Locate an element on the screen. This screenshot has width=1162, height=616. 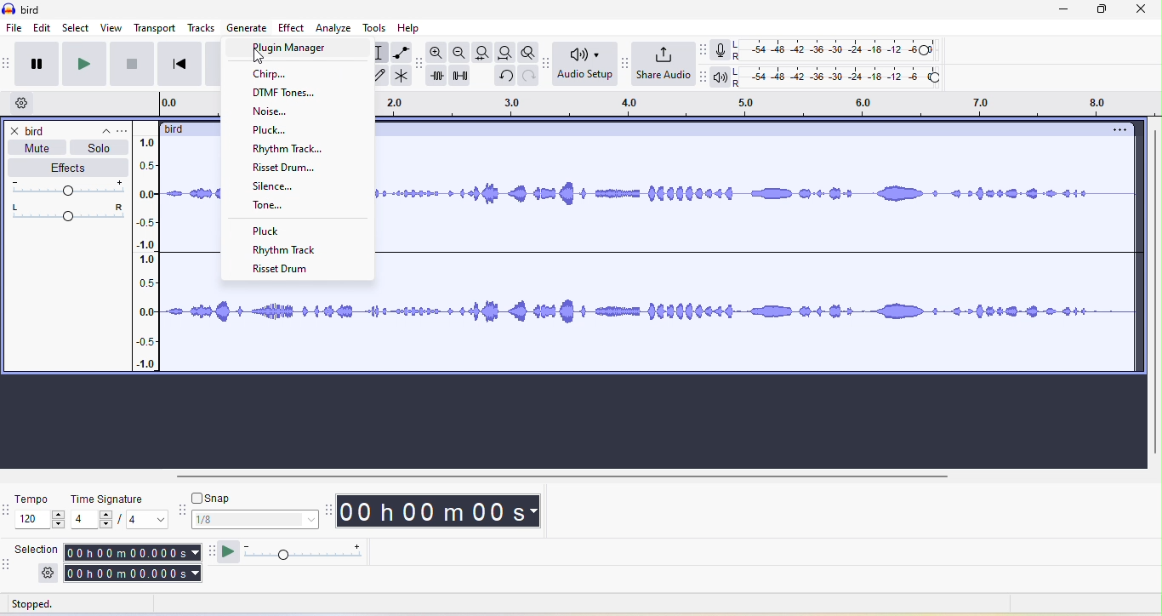
horizontal scroll bar is located at coordinates (561, 476).